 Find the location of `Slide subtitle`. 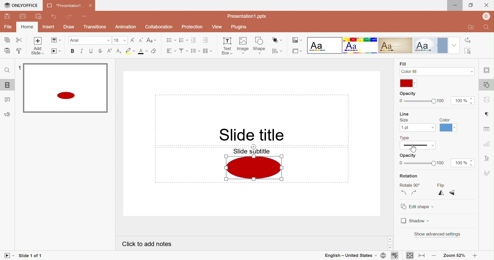

Slide subtitle is located at coordinates (252, 150).